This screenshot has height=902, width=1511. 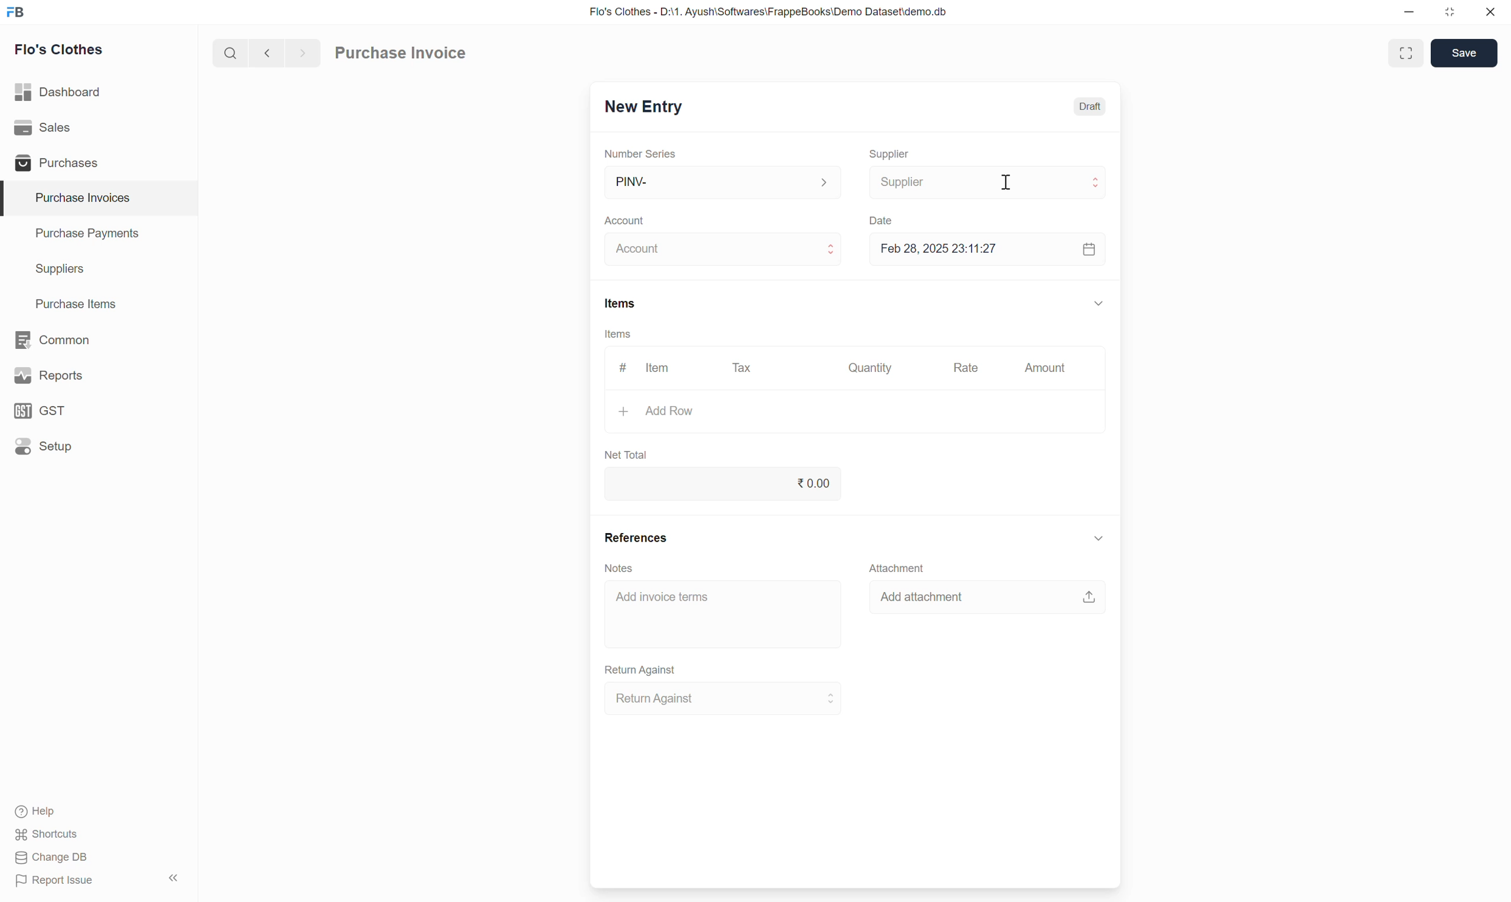 What do you see at coordinates (987, 596) in the screenshot?
I see `Add attachment` at bounding box center [987, 596].